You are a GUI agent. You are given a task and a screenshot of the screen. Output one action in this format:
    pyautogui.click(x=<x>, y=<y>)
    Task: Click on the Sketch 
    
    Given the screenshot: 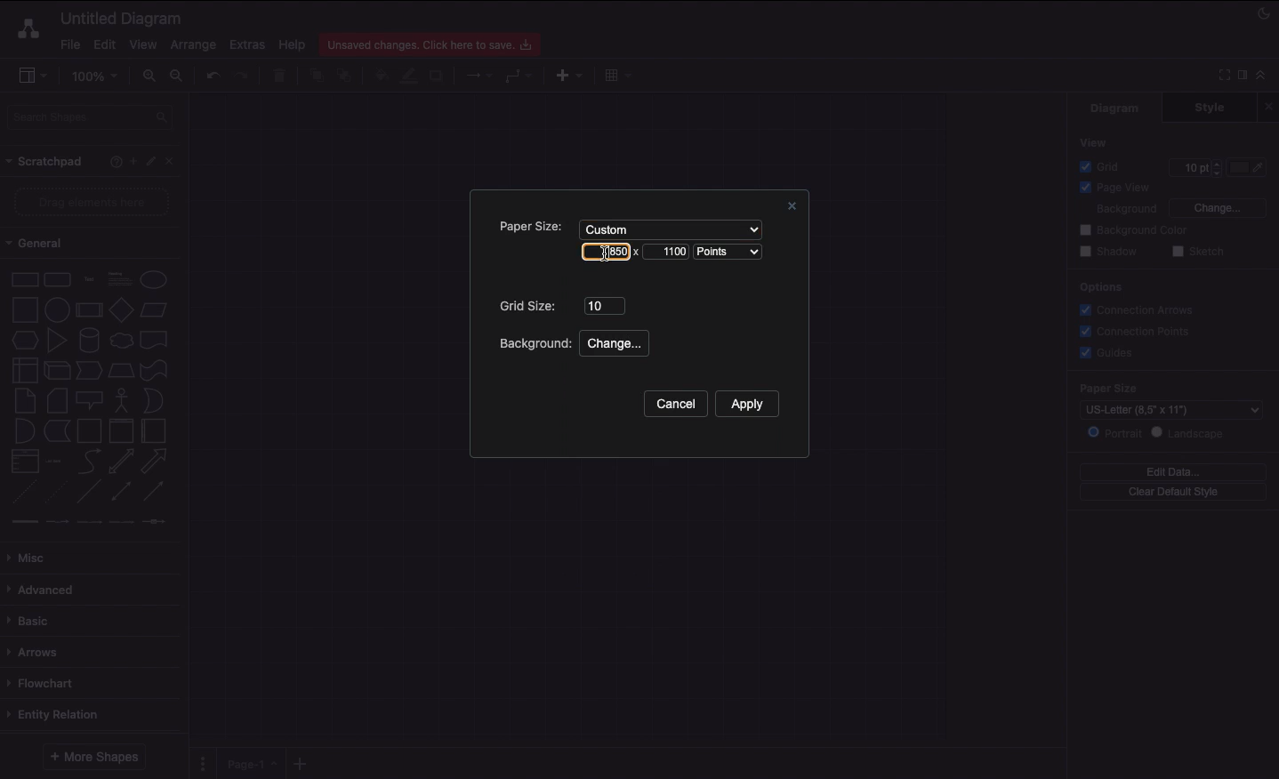 What is the action you would take?
    pyautogui.click(x=1199, y=253)
    